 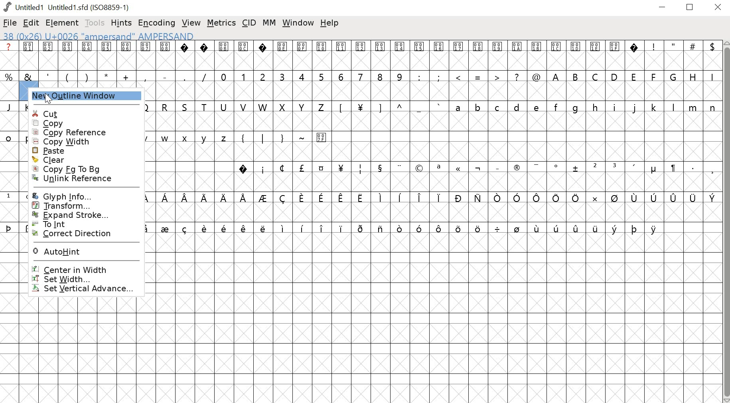 What do you see at coordinates (399, 76) in the screenshot?
I see `9` at bounding box center [399, 76].